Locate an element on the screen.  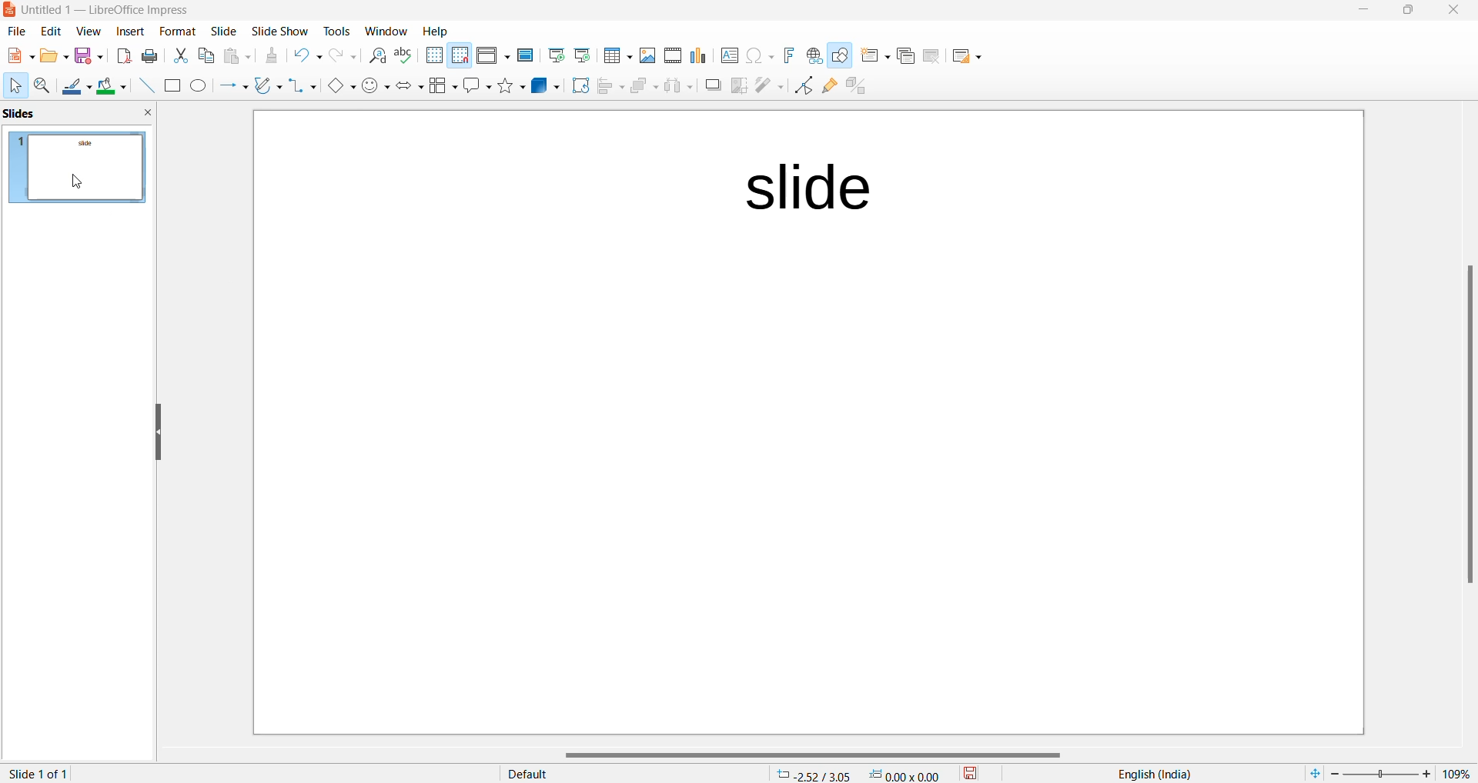
scrollbar is located at coordinates (821, 755).